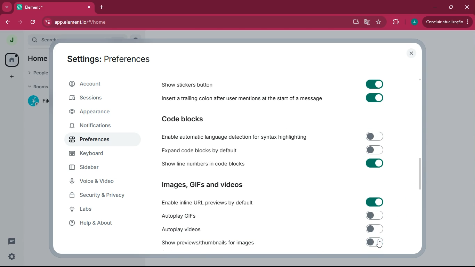  I want to click on comments, so click(13, 241).